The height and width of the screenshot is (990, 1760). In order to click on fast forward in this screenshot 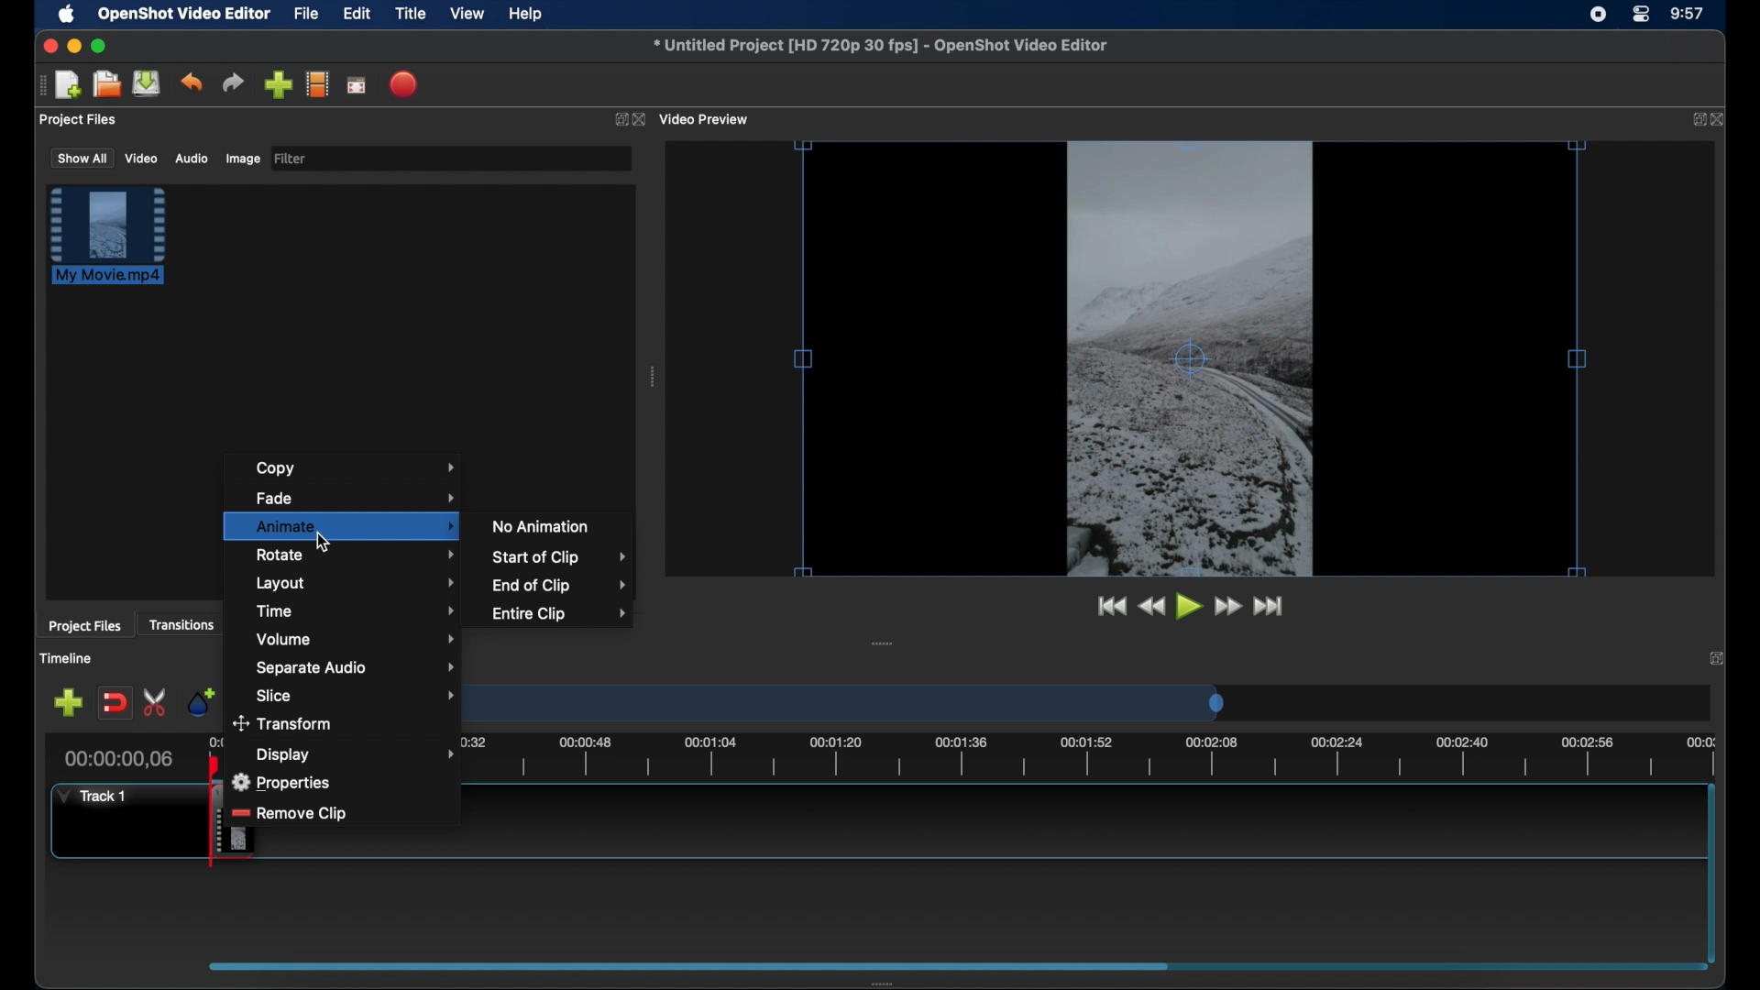, I will do `click(1229, 607)`.